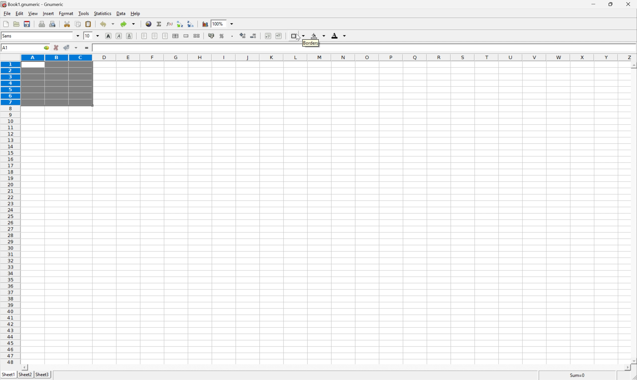  Describe the element at coordinates (47, 48) in the screenshot. I see `go to` at that location.